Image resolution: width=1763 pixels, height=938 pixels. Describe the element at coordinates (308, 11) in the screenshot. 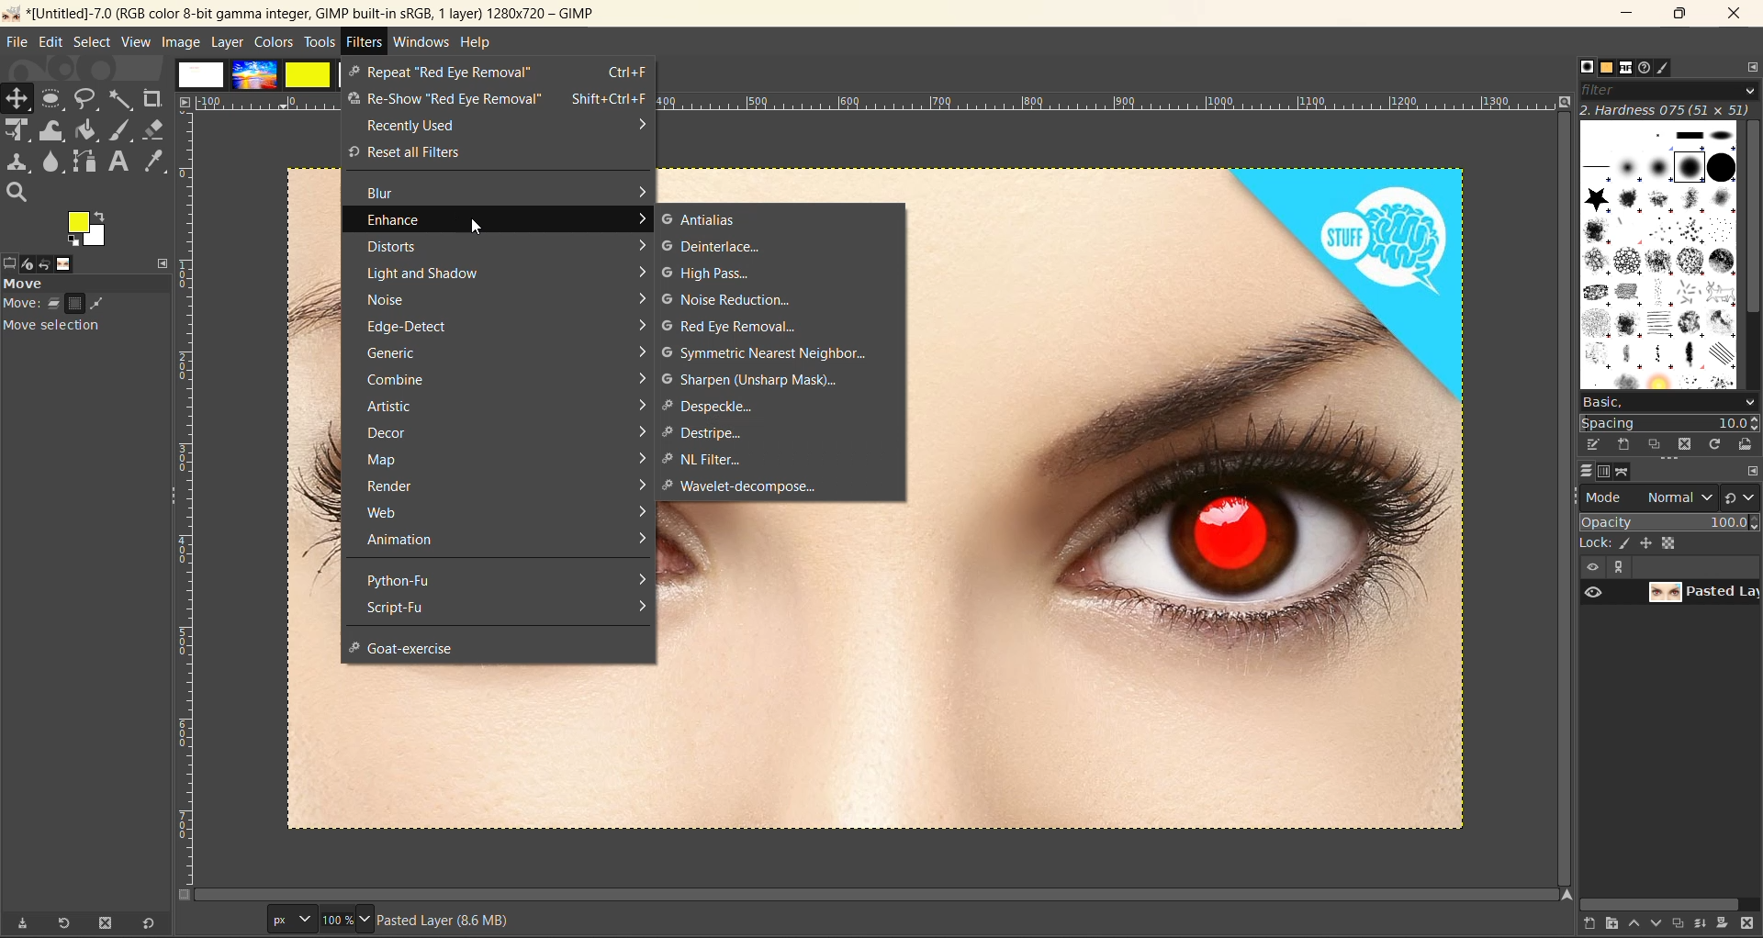

I see `app name and file name` at that location.